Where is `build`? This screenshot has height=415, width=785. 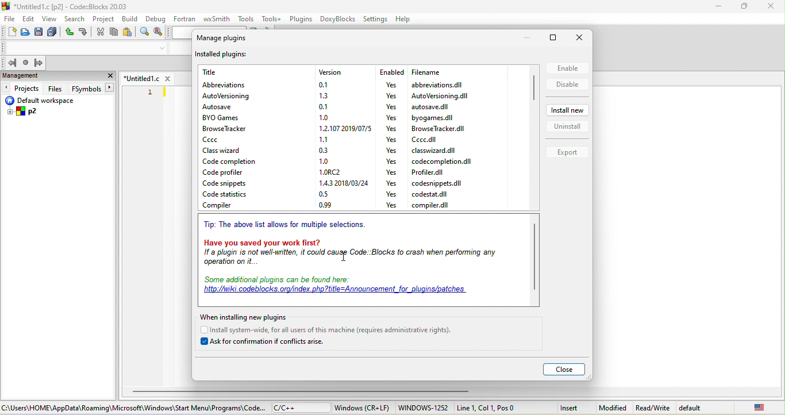
build is located at coordinates (130, 18).